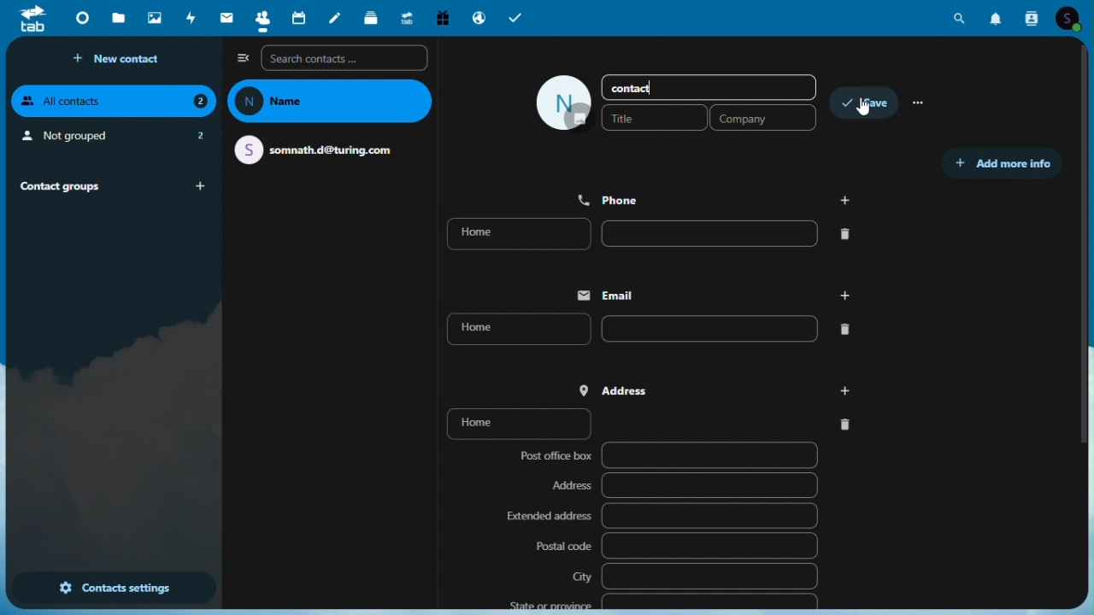 The width and height of the screenshot is (1094, 615). I want to click on Notification, so click(997, 20).